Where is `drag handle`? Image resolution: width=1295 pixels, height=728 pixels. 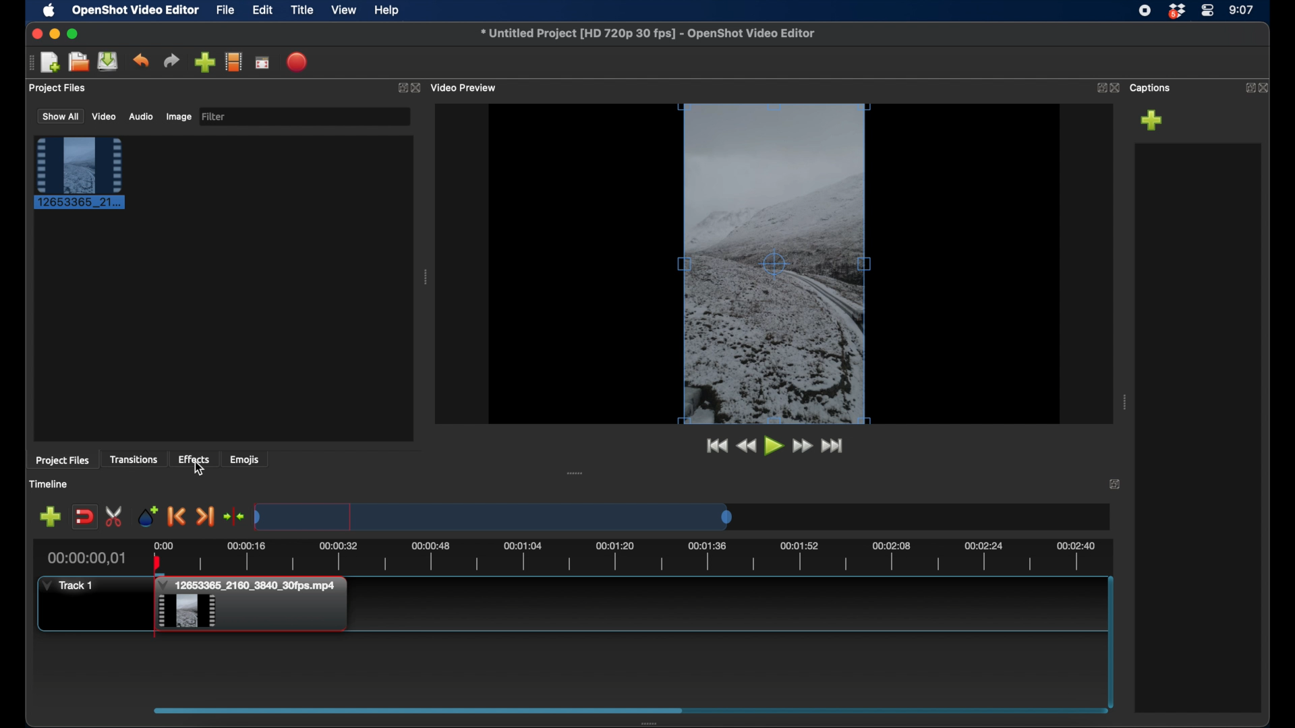
drag handle is located at coordinates (575, 472).